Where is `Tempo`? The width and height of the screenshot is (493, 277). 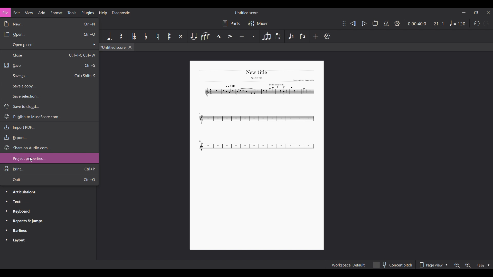
Tempo is located at coordinates (458, 23).